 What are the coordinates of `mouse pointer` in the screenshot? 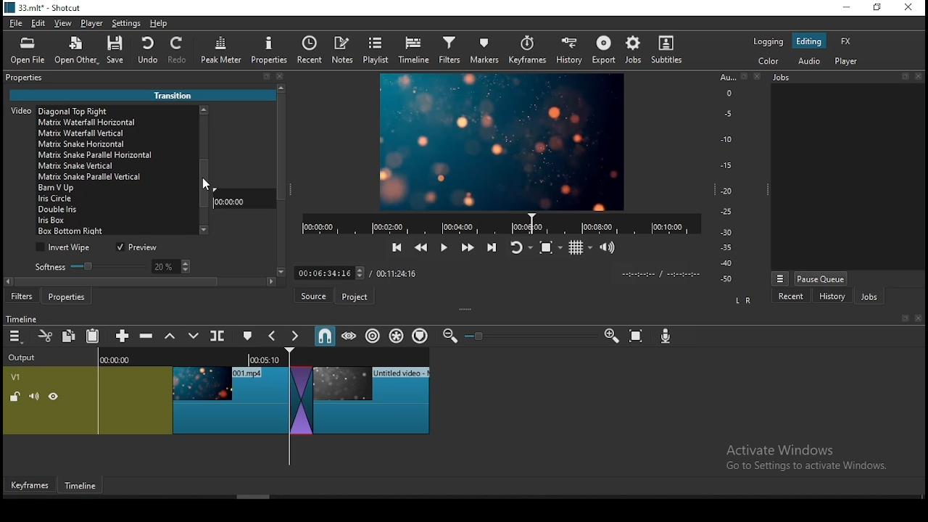 It's located at (207, 183).